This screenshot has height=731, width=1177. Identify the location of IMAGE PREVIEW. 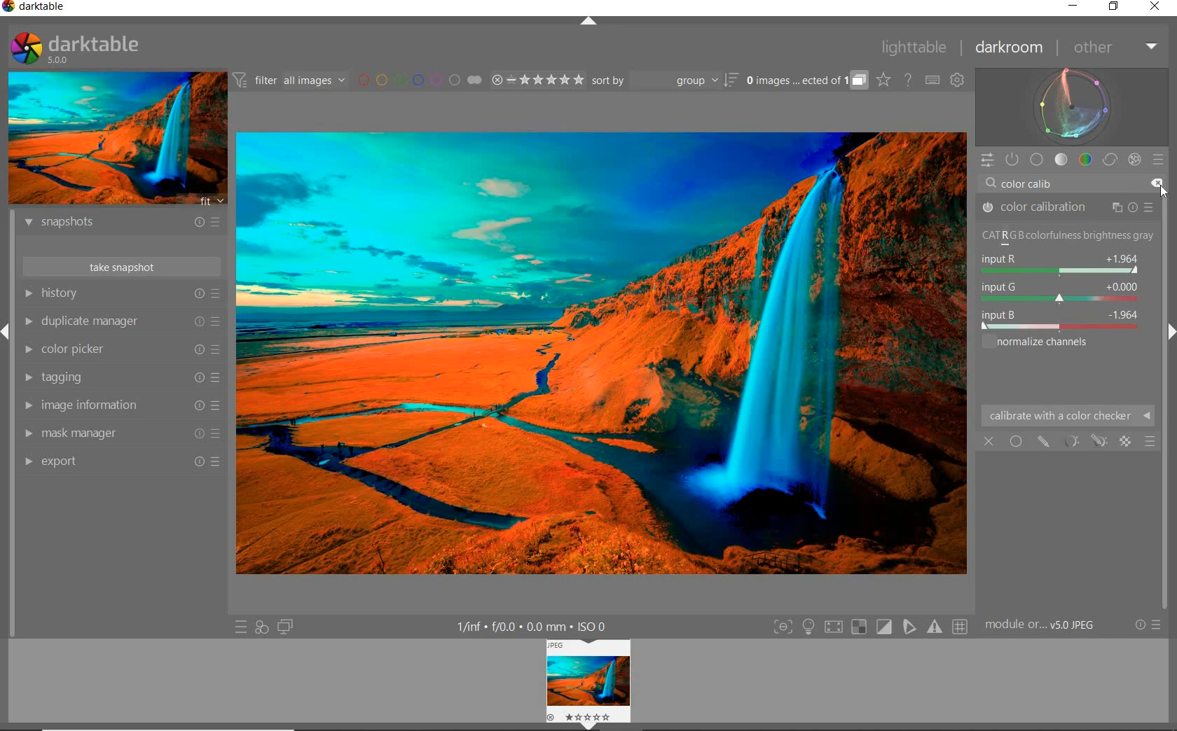
(116, 139).